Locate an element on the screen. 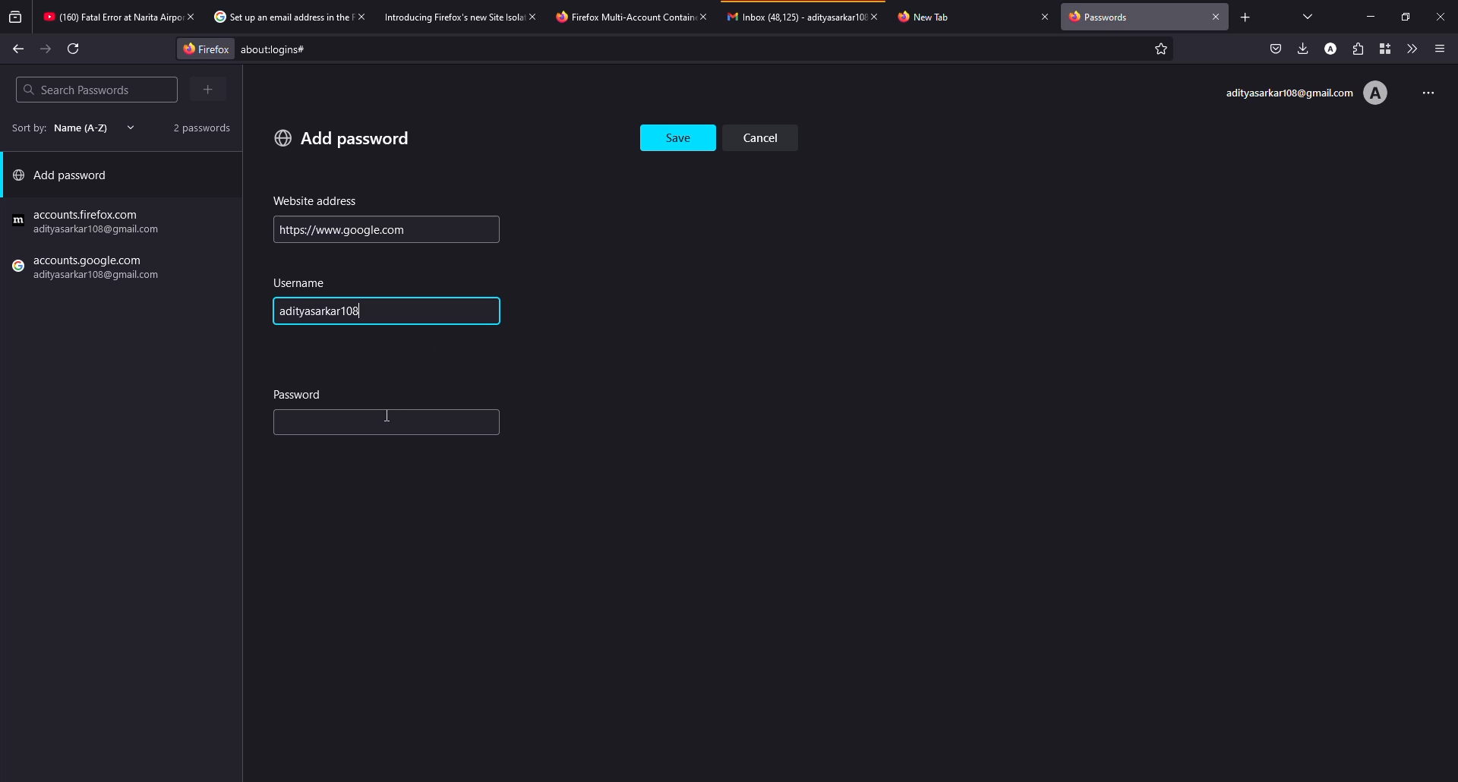  firefox is located at coordinates (201, 48).